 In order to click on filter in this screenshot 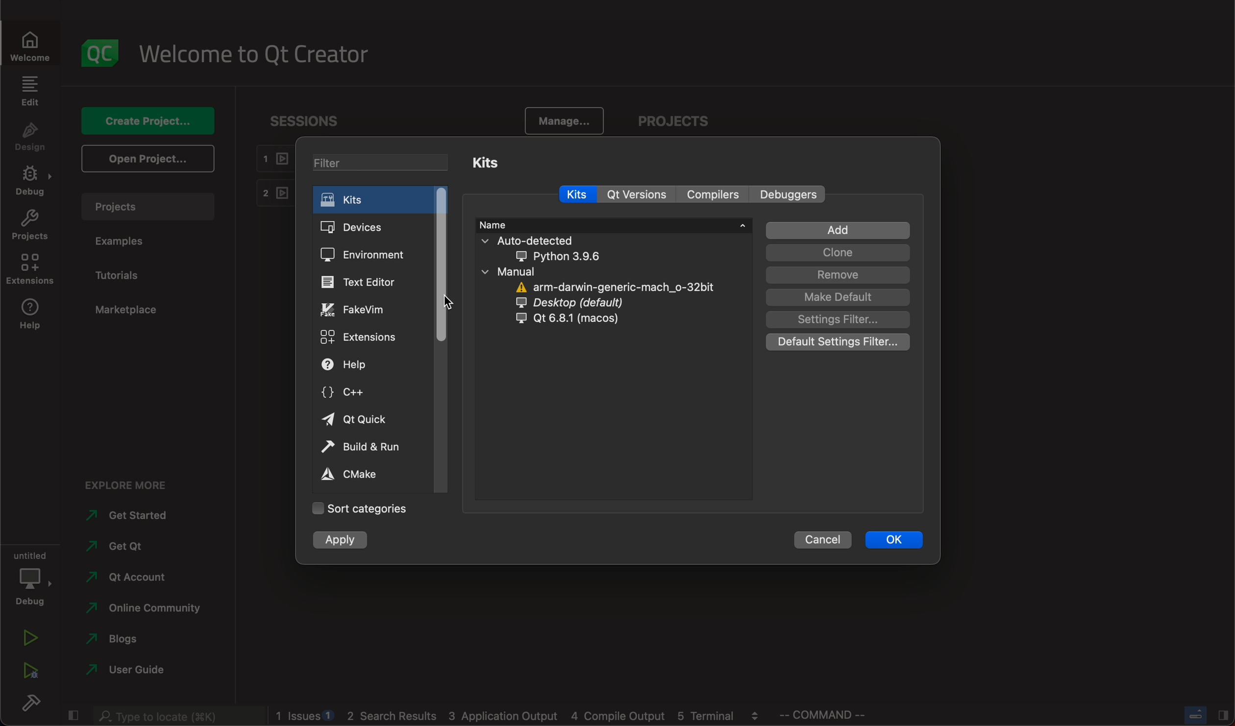, I will do `click(383, 163)`.